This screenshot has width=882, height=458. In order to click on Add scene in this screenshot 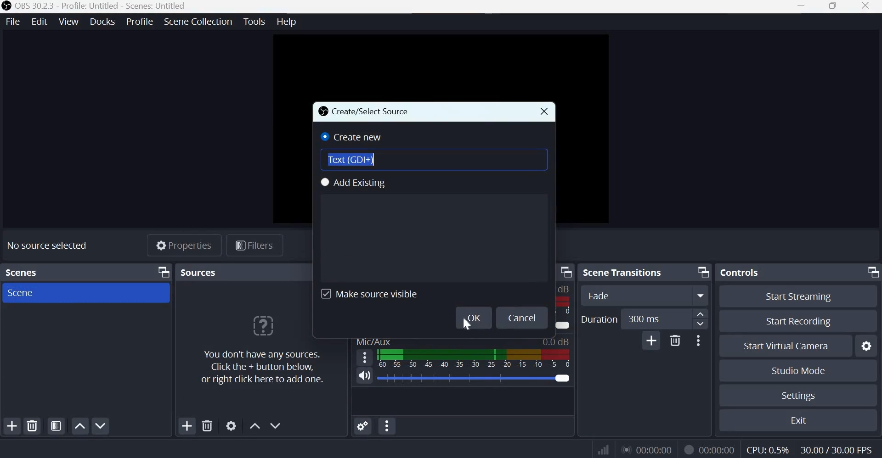, I will do `click(12, 426)`.